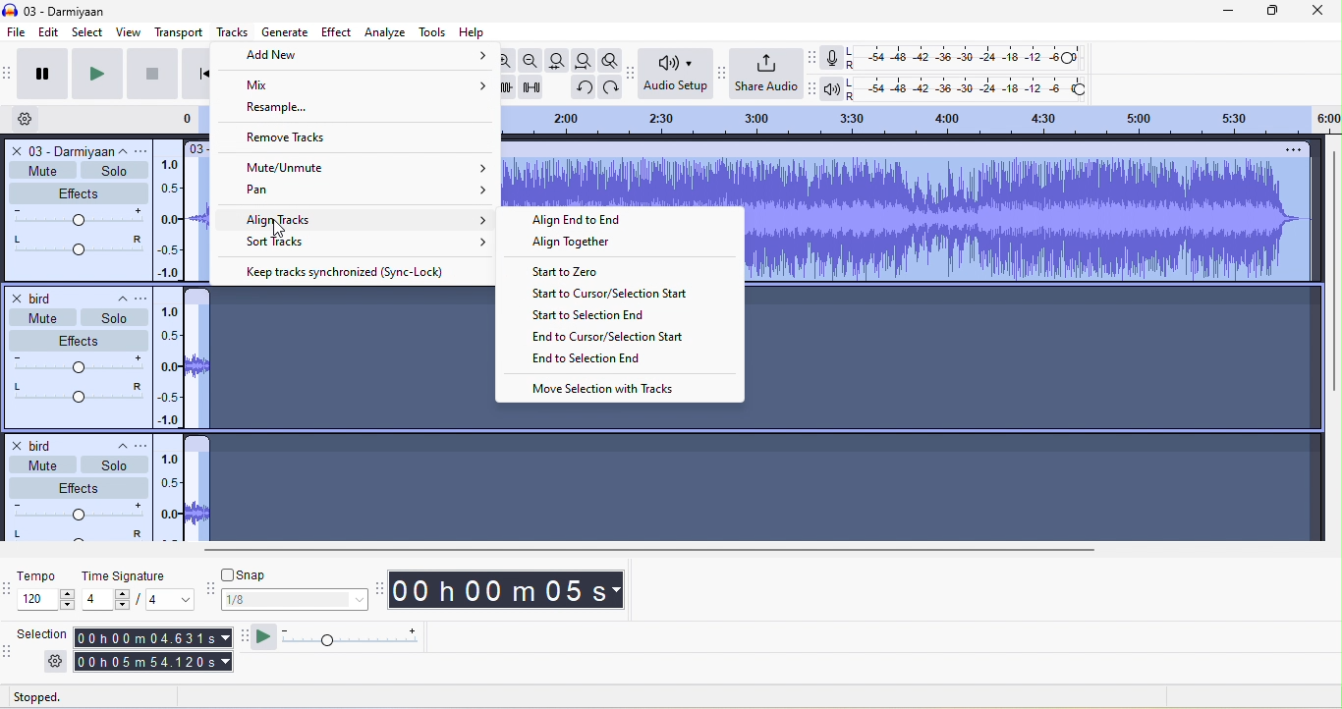 The height and width of the screenshot is (709, 1342). I want to click on zoom in, so click(505, 60).